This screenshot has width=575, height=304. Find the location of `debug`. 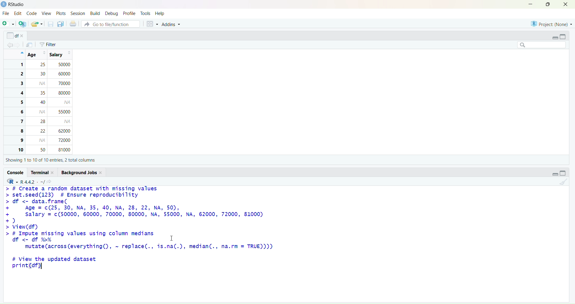

debug is located at coordinates (111, 14).